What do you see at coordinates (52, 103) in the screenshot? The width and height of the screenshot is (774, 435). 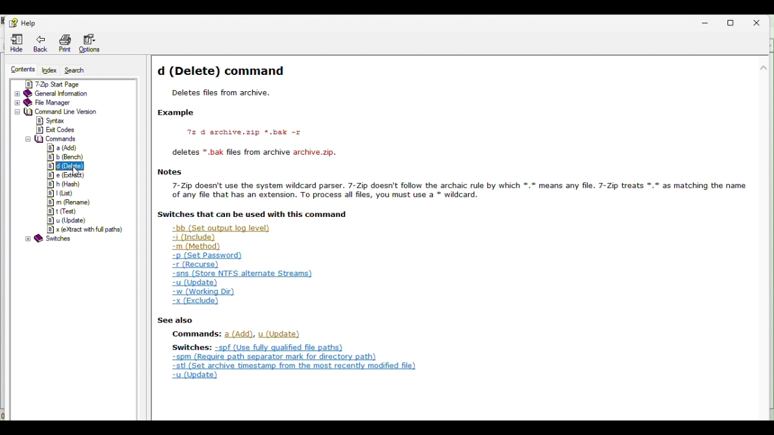 I see `File manager` at bounding box center [52, 103].